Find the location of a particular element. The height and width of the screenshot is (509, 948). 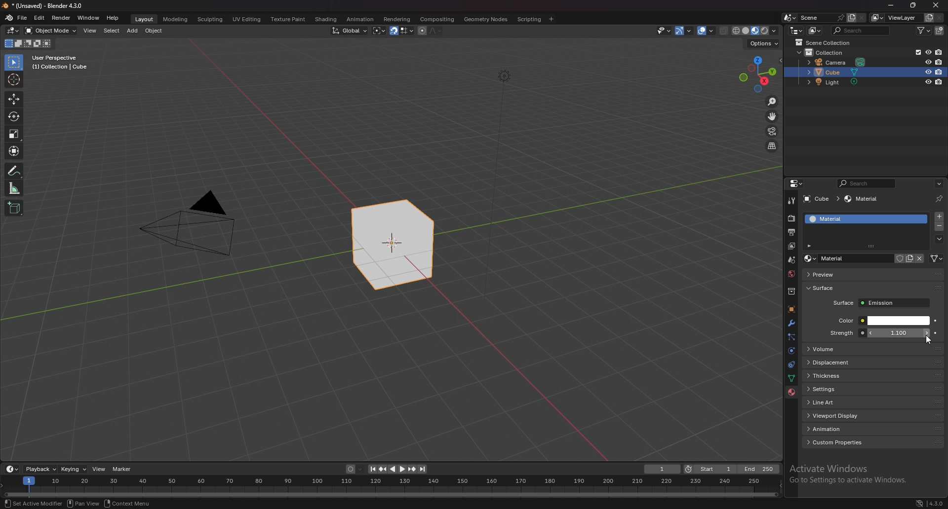

jump to endpoint is located at coordinates (423, 469).